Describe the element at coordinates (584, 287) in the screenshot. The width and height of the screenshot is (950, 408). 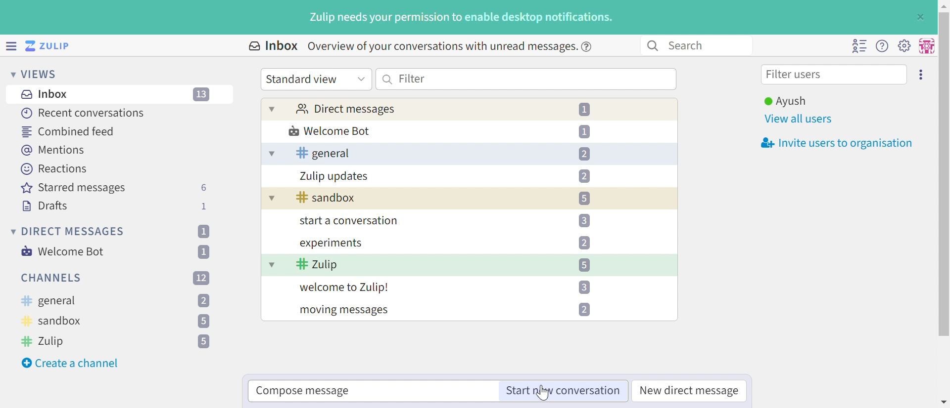
I see `3` at that location.